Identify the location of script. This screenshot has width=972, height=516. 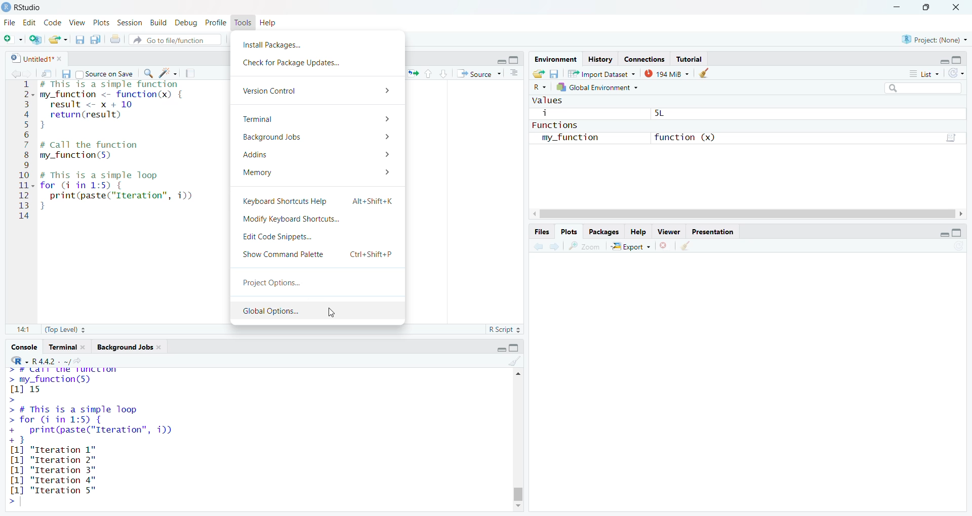
(953, 136).